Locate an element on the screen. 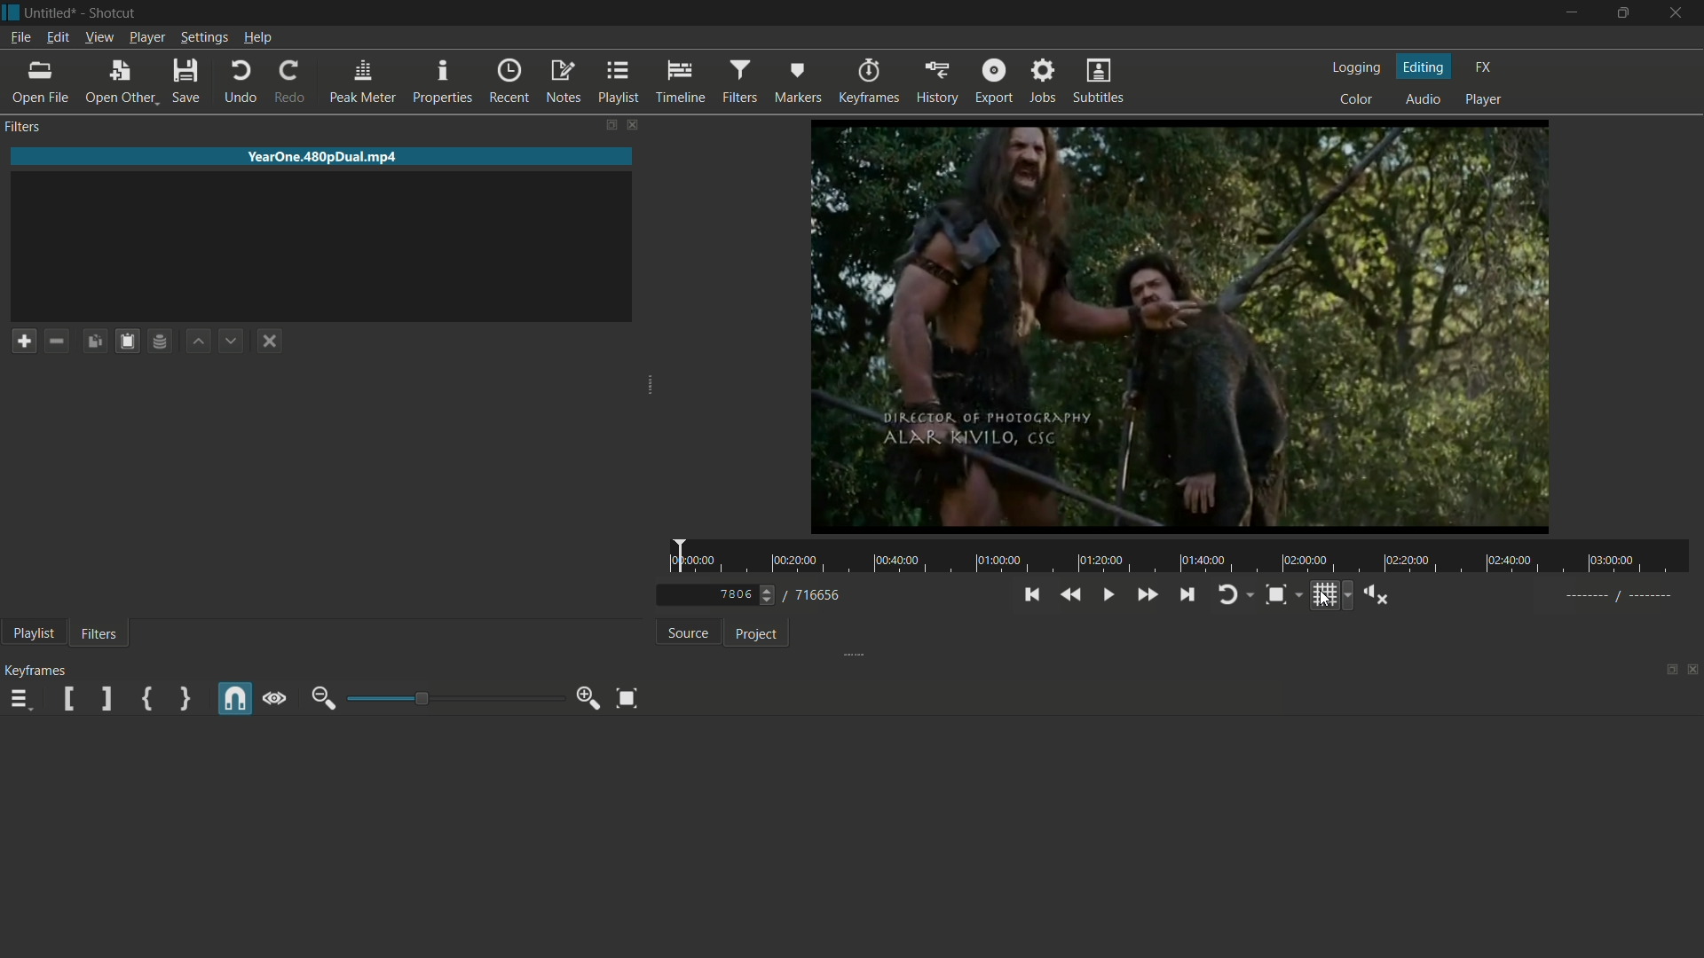 The height and width of the screenshot is (958, 1704). peak meter is located at coordinates (364, 82).